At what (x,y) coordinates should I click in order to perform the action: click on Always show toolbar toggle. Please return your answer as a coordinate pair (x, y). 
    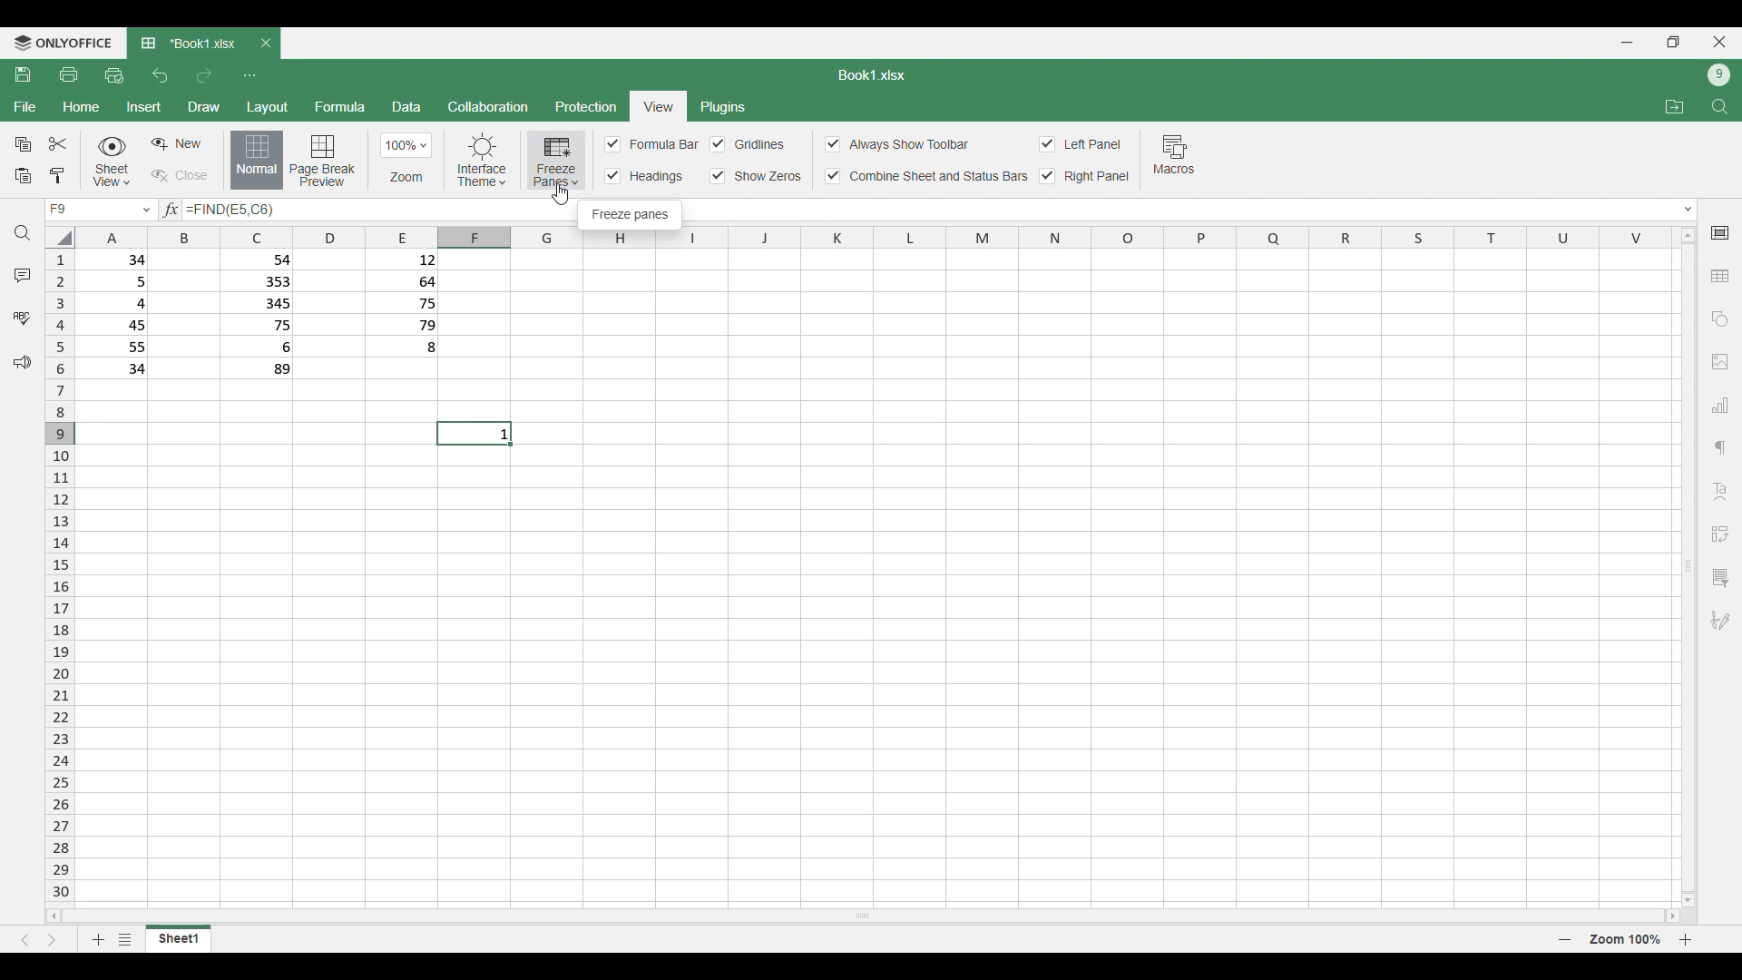
    Looking at the image, I should click on (897, 144).